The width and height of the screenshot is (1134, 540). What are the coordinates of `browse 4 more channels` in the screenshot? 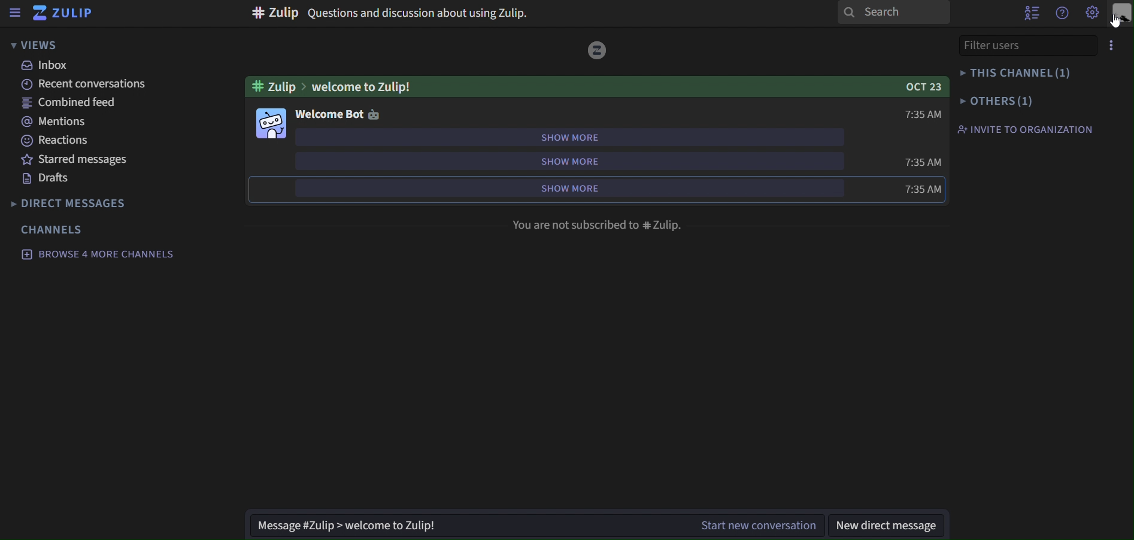 It's located at (98, 253).